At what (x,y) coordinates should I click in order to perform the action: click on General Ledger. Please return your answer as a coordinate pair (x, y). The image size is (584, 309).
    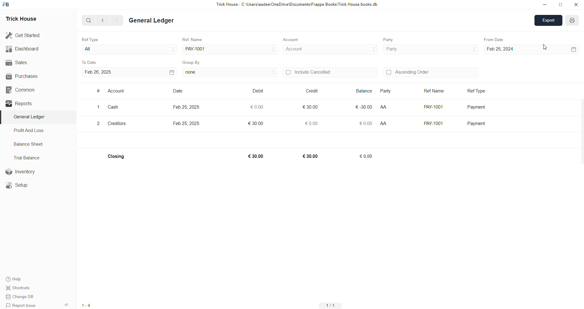
    Looking at the image, I should click on (157, 21).